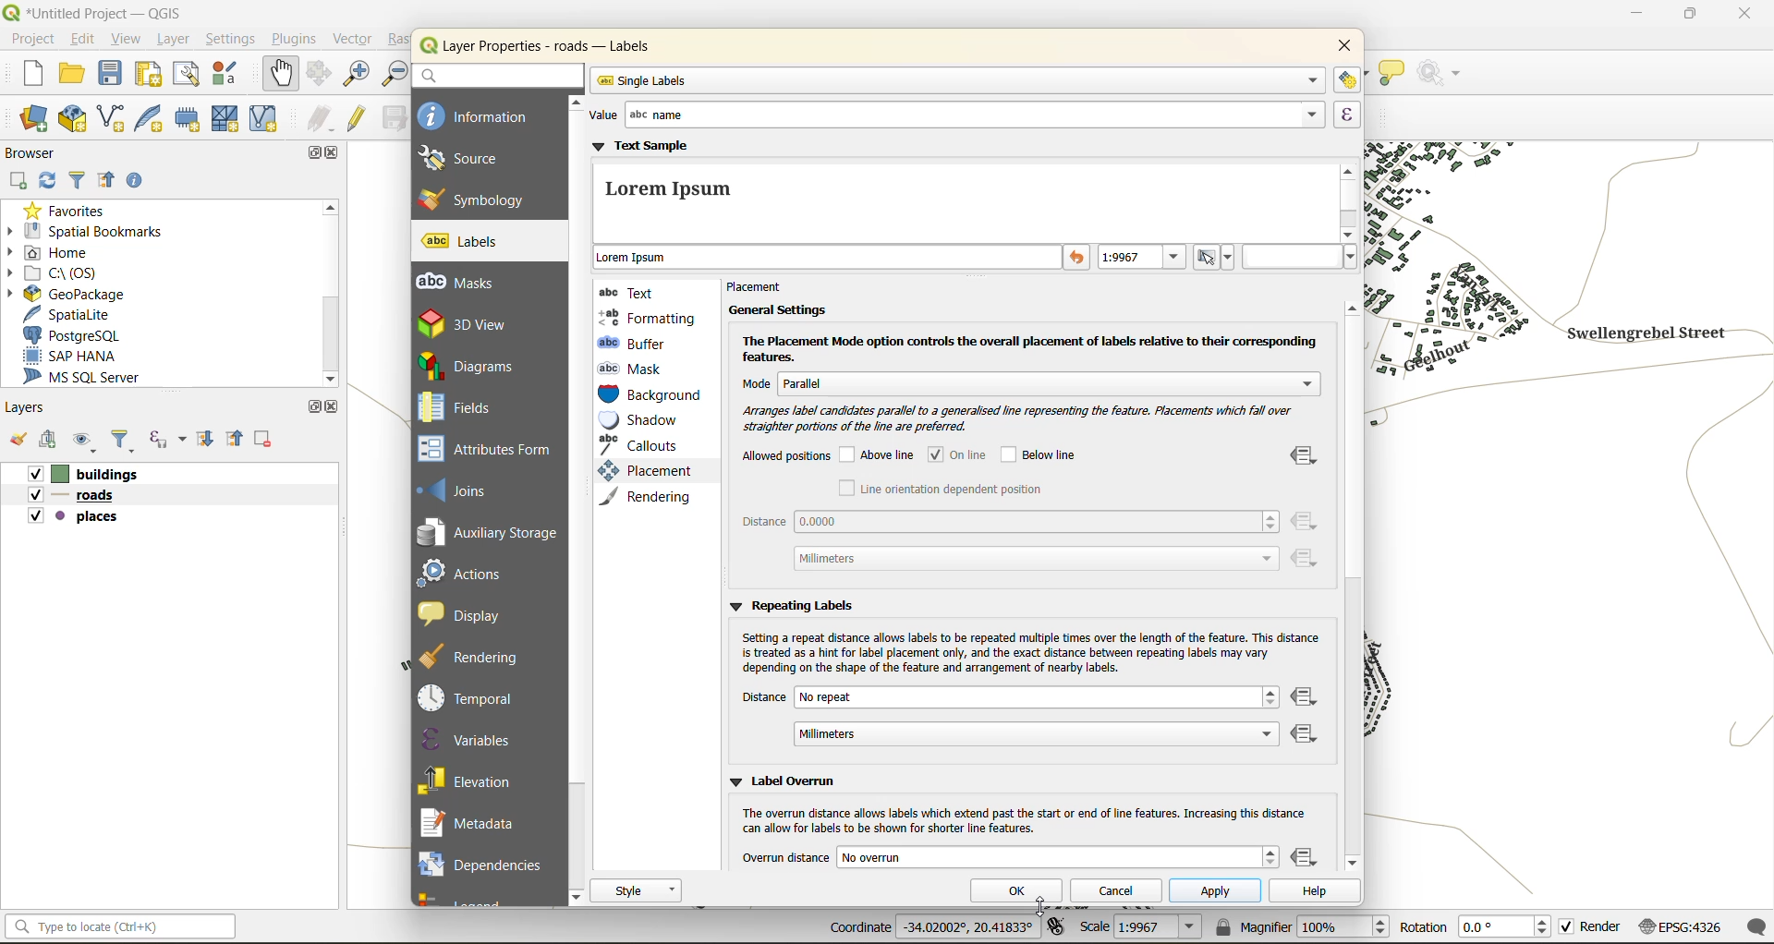 This screenshot has height=944, width=1774. Describe the element at coordinates (78, 123) in the screenshot. I see `new geopackage layer` at that location.